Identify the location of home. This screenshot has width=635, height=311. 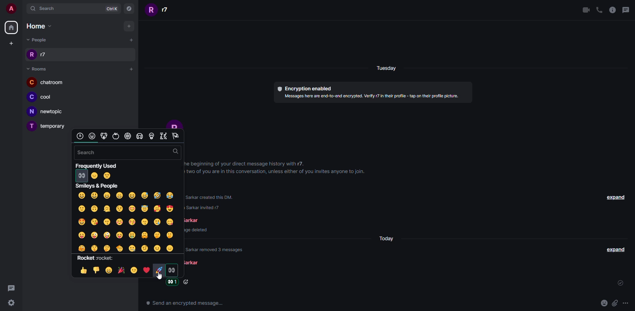
(11, 27).